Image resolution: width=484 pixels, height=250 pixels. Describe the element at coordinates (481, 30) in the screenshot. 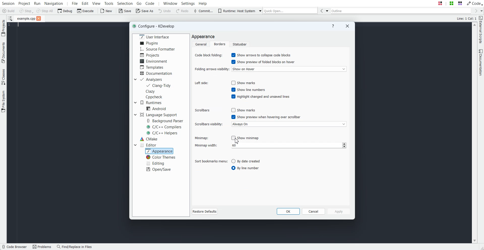

I see `External Scripts` at that location.